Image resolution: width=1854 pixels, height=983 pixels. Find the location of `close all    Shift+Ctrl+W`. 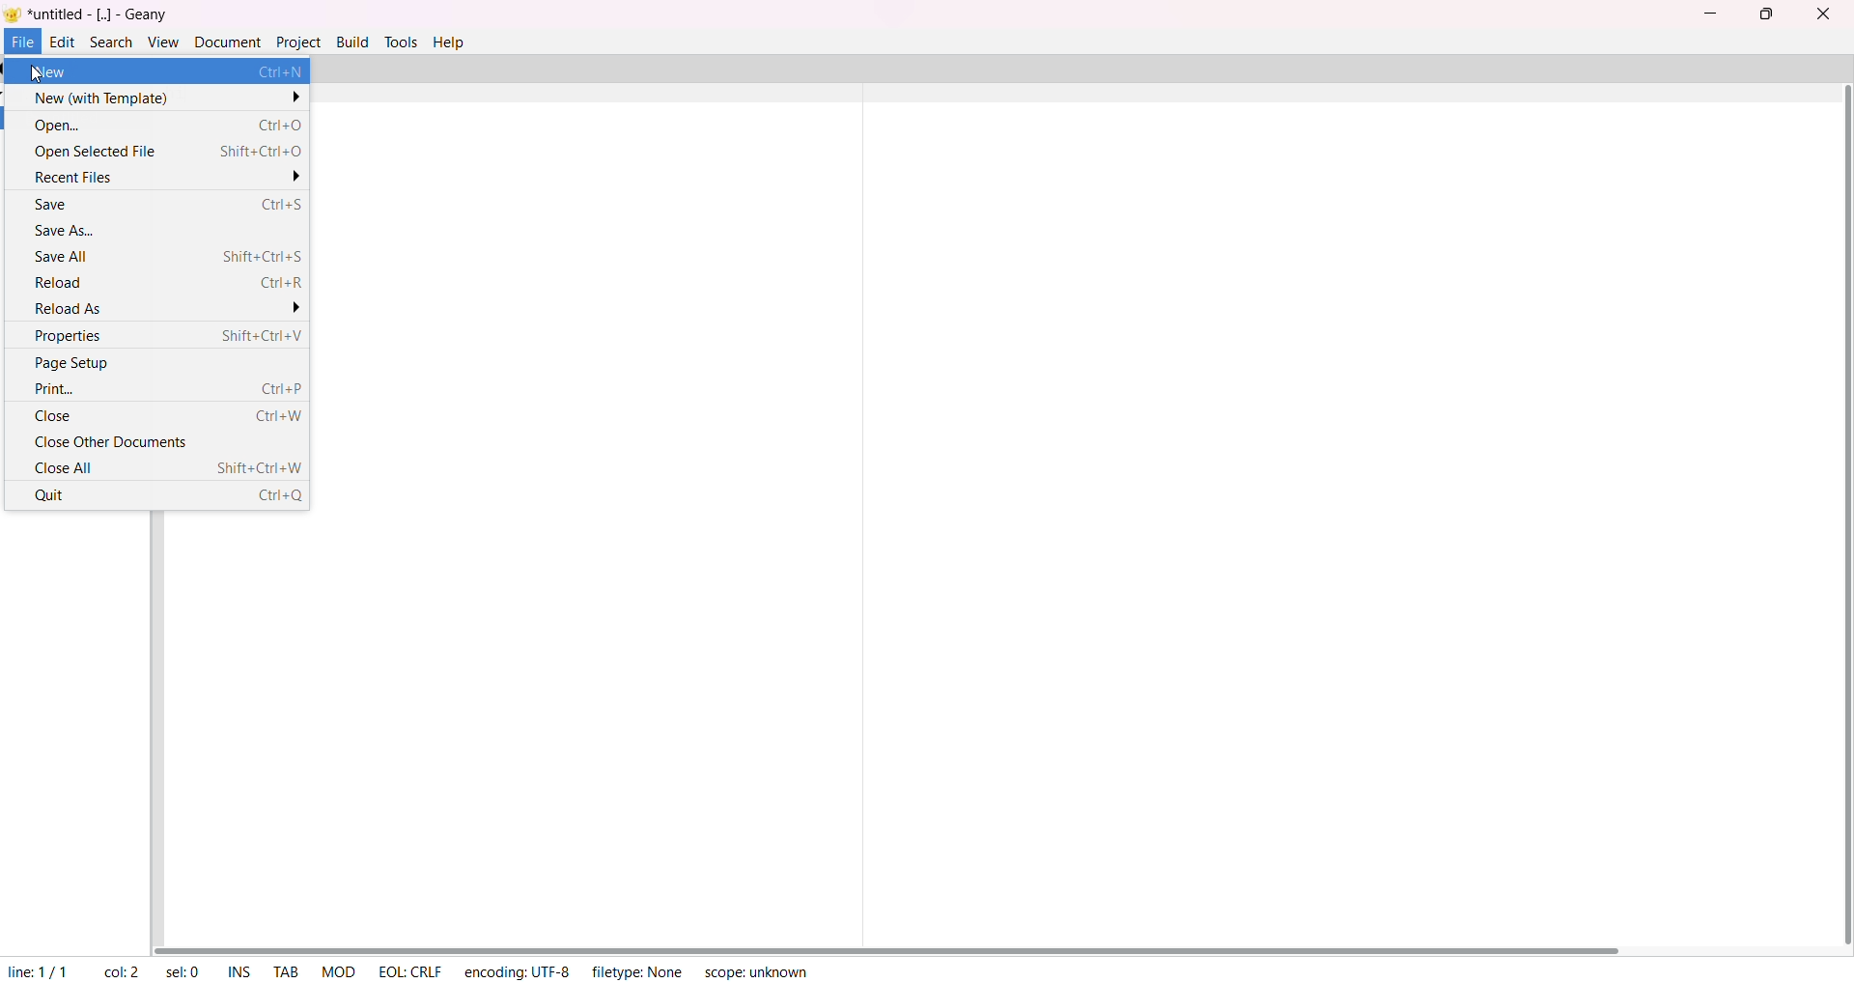

close all    Shift+Ctrl+W is located at coordinates (163, 469).